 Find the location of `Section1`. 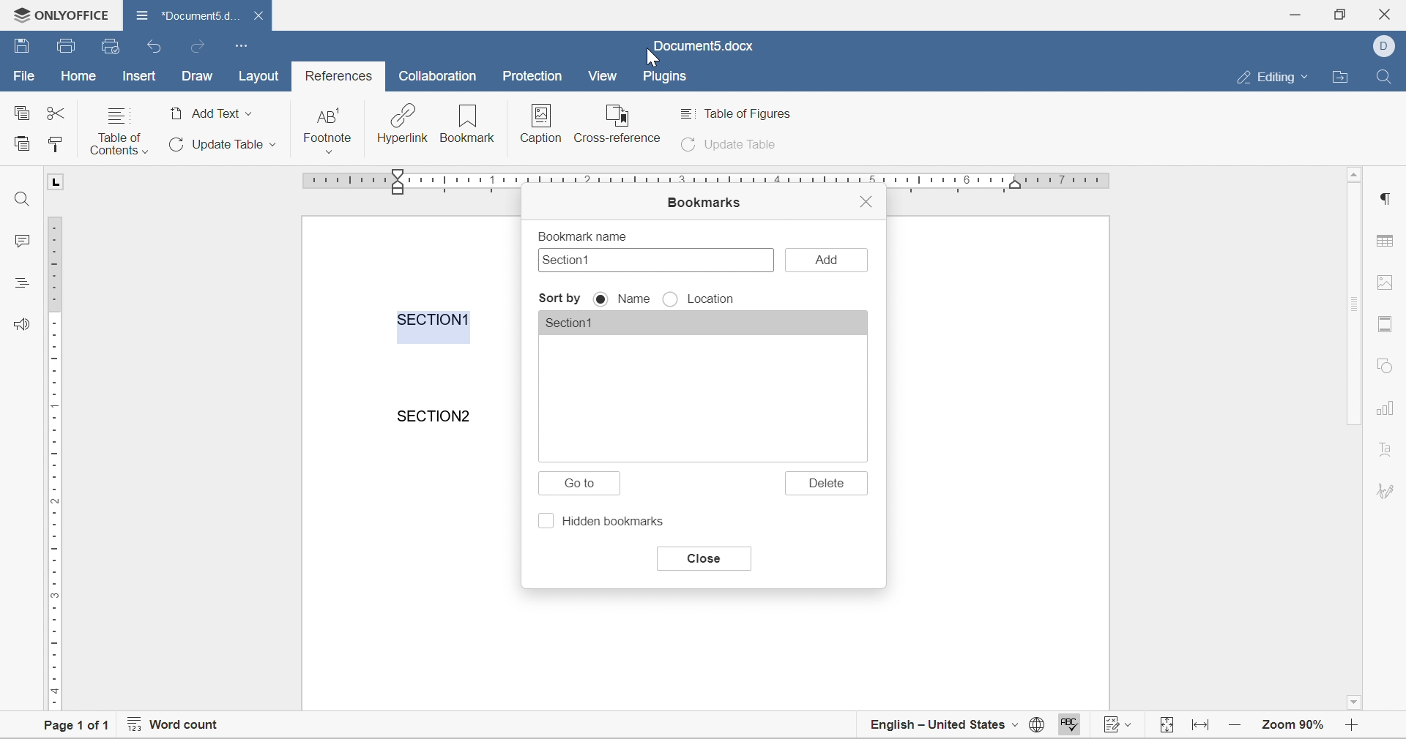

Section1 is located at coordinates (571, 260).